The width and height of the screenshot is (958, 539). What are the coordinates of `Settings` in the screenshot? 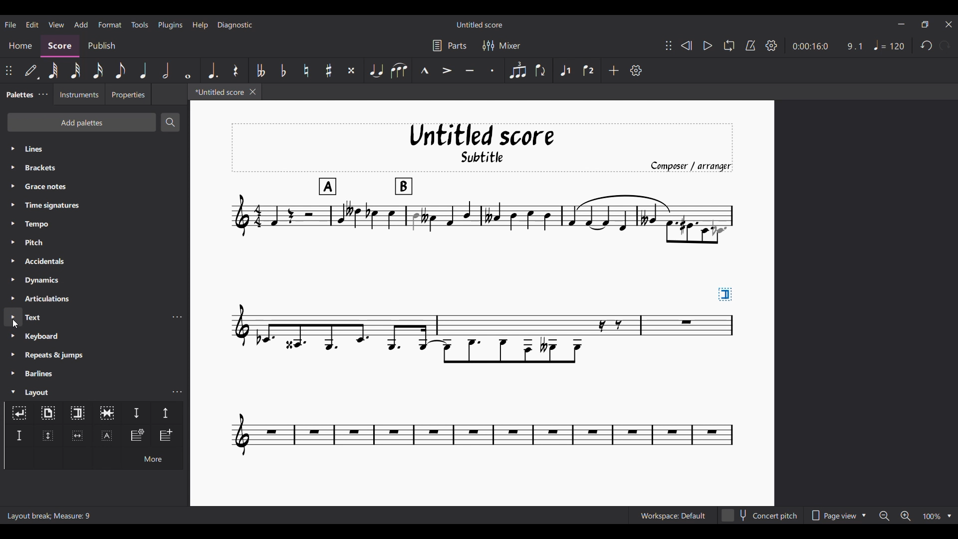 It's located at (771, 45).